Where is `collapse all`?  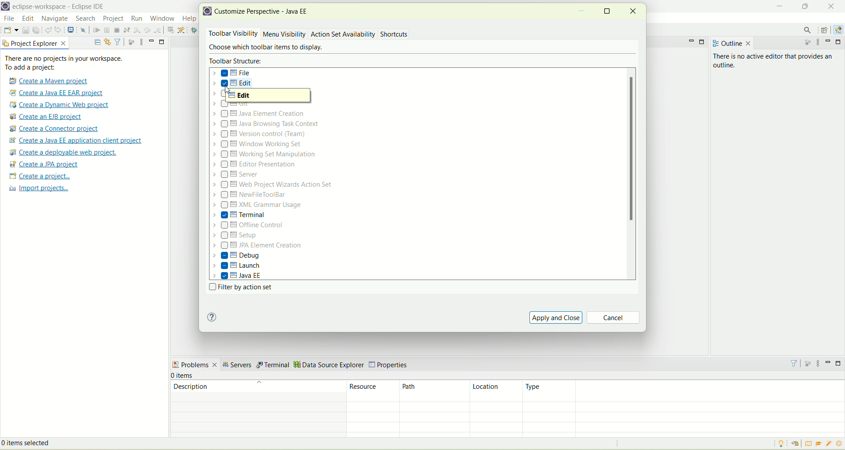 collapse all is located at coordinates (97, 41).